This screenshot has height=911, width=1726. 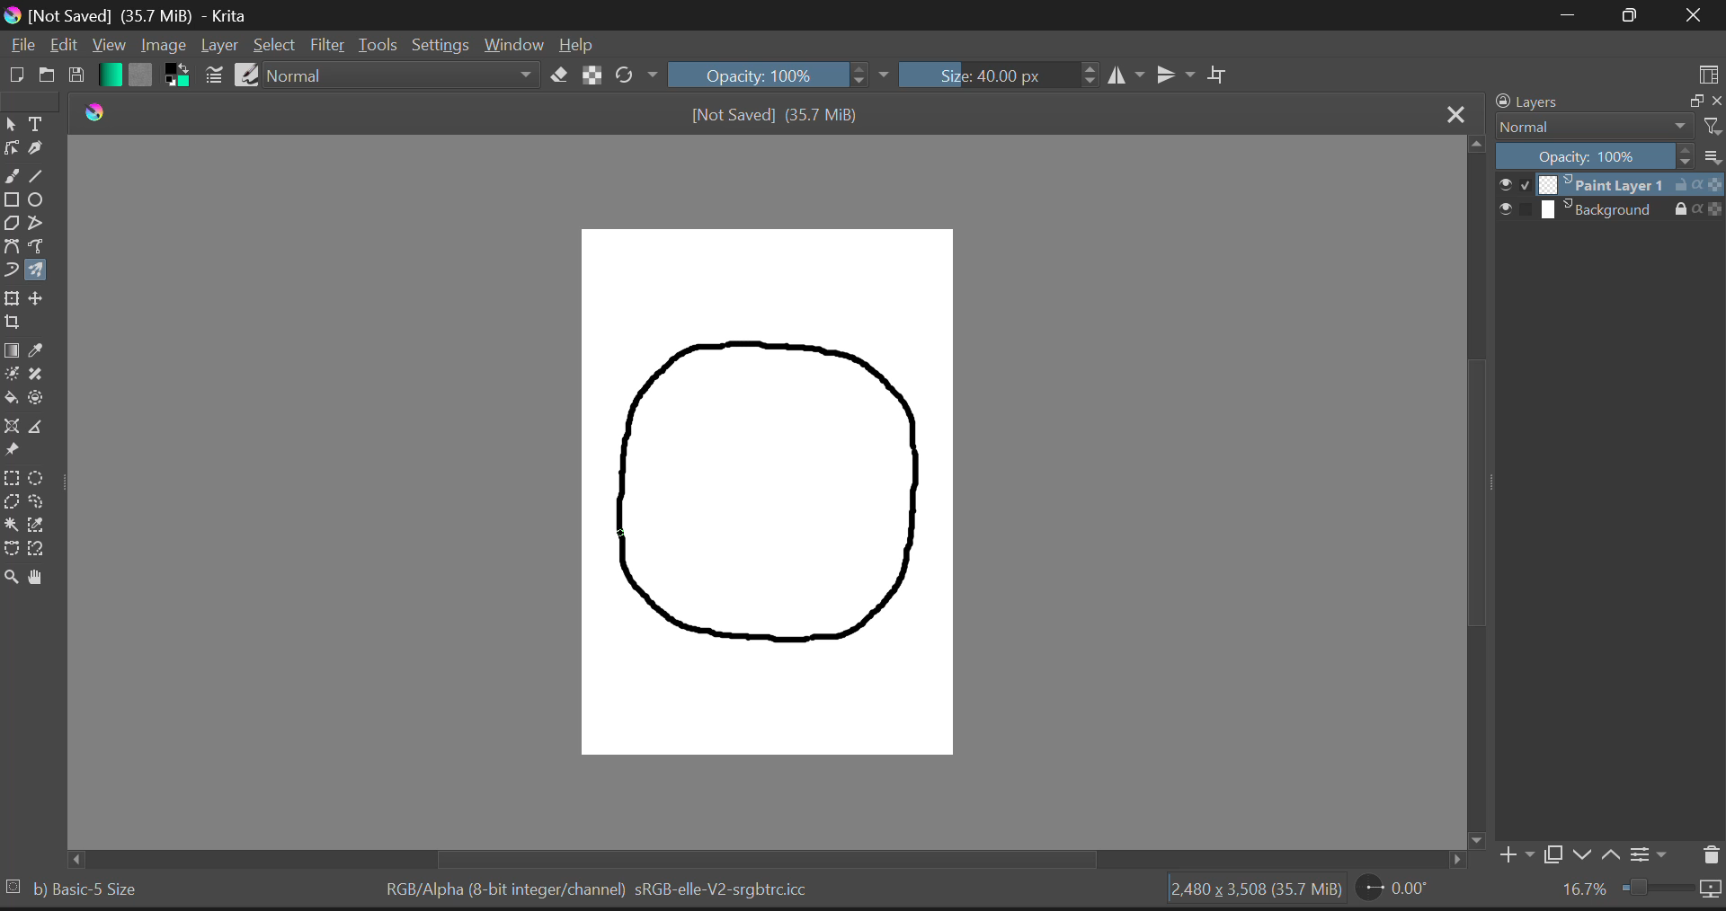 What do you see at coordinates (1709, 76) in the screenshot?
I see `Choose Workspace` at bounding box center [1709, 76].